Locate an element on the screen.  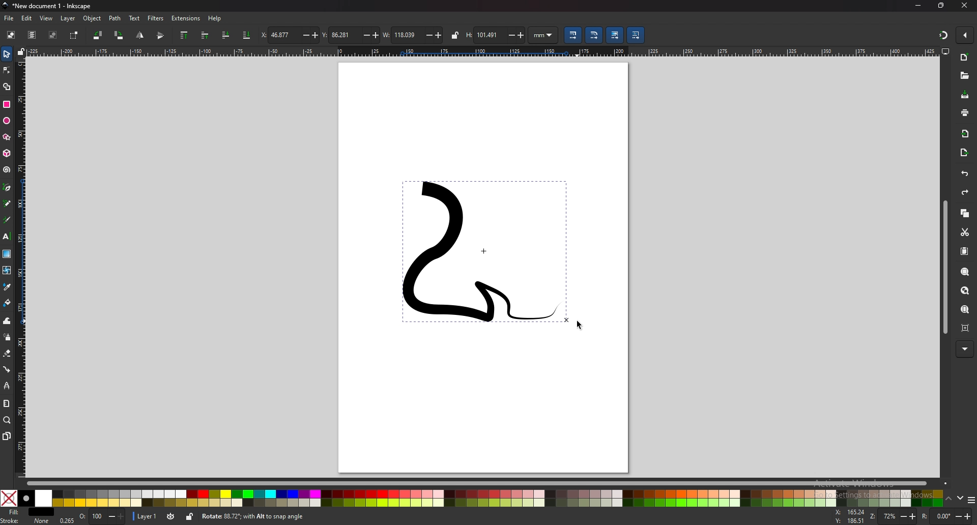
stars and polygons is located at coordinates (7, 137).